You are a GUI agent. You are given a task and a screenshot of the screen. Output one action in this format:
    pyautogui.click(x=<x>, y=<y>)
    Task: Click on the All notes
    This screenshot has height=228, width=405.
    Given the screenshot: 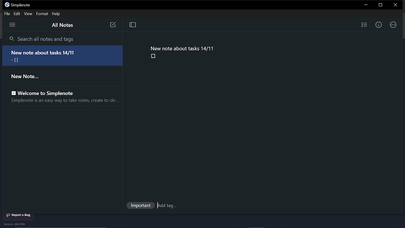 What is the action you would take?
    pyautogui.click(x=64, y=25)
    